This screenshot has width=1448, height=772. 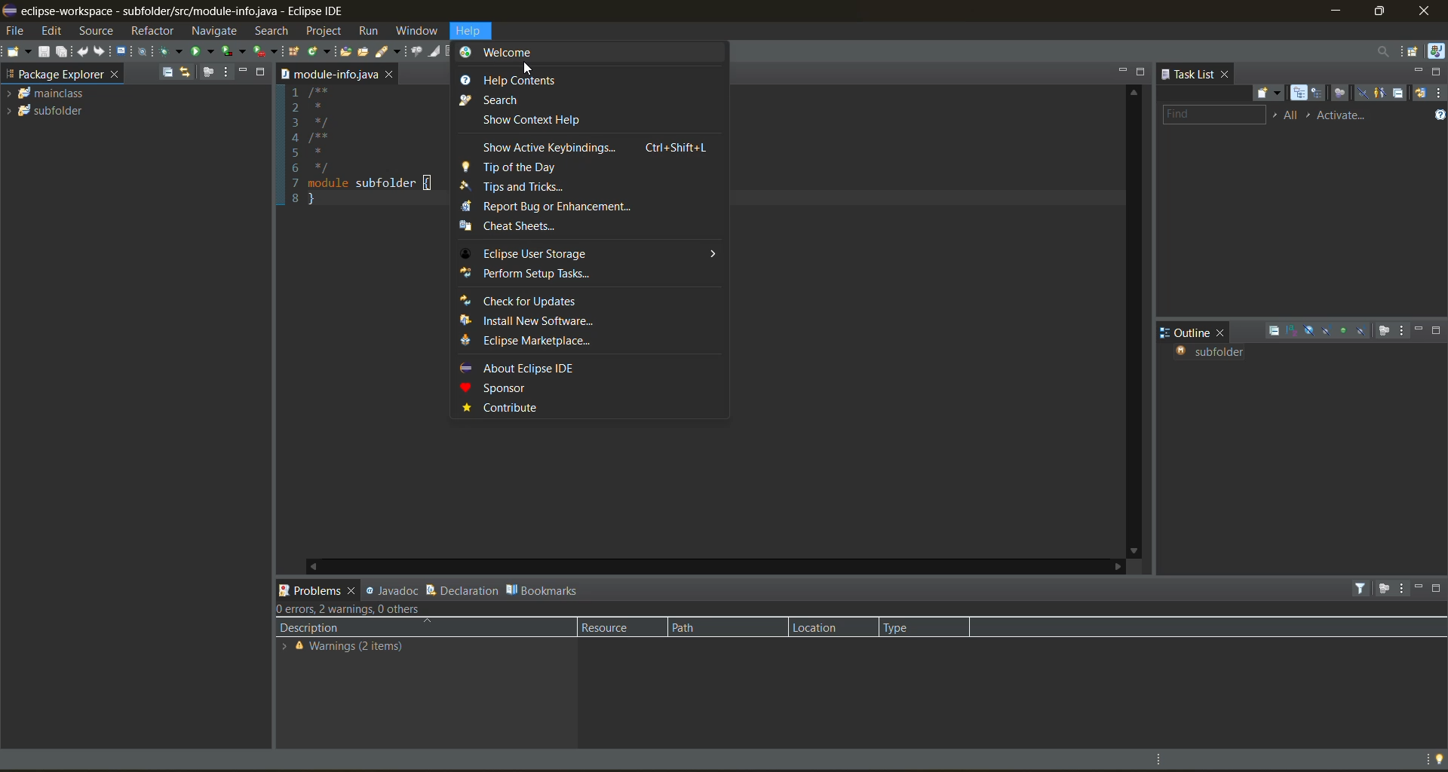 I want to click on show active tasks, so click(x=1311, y=115).